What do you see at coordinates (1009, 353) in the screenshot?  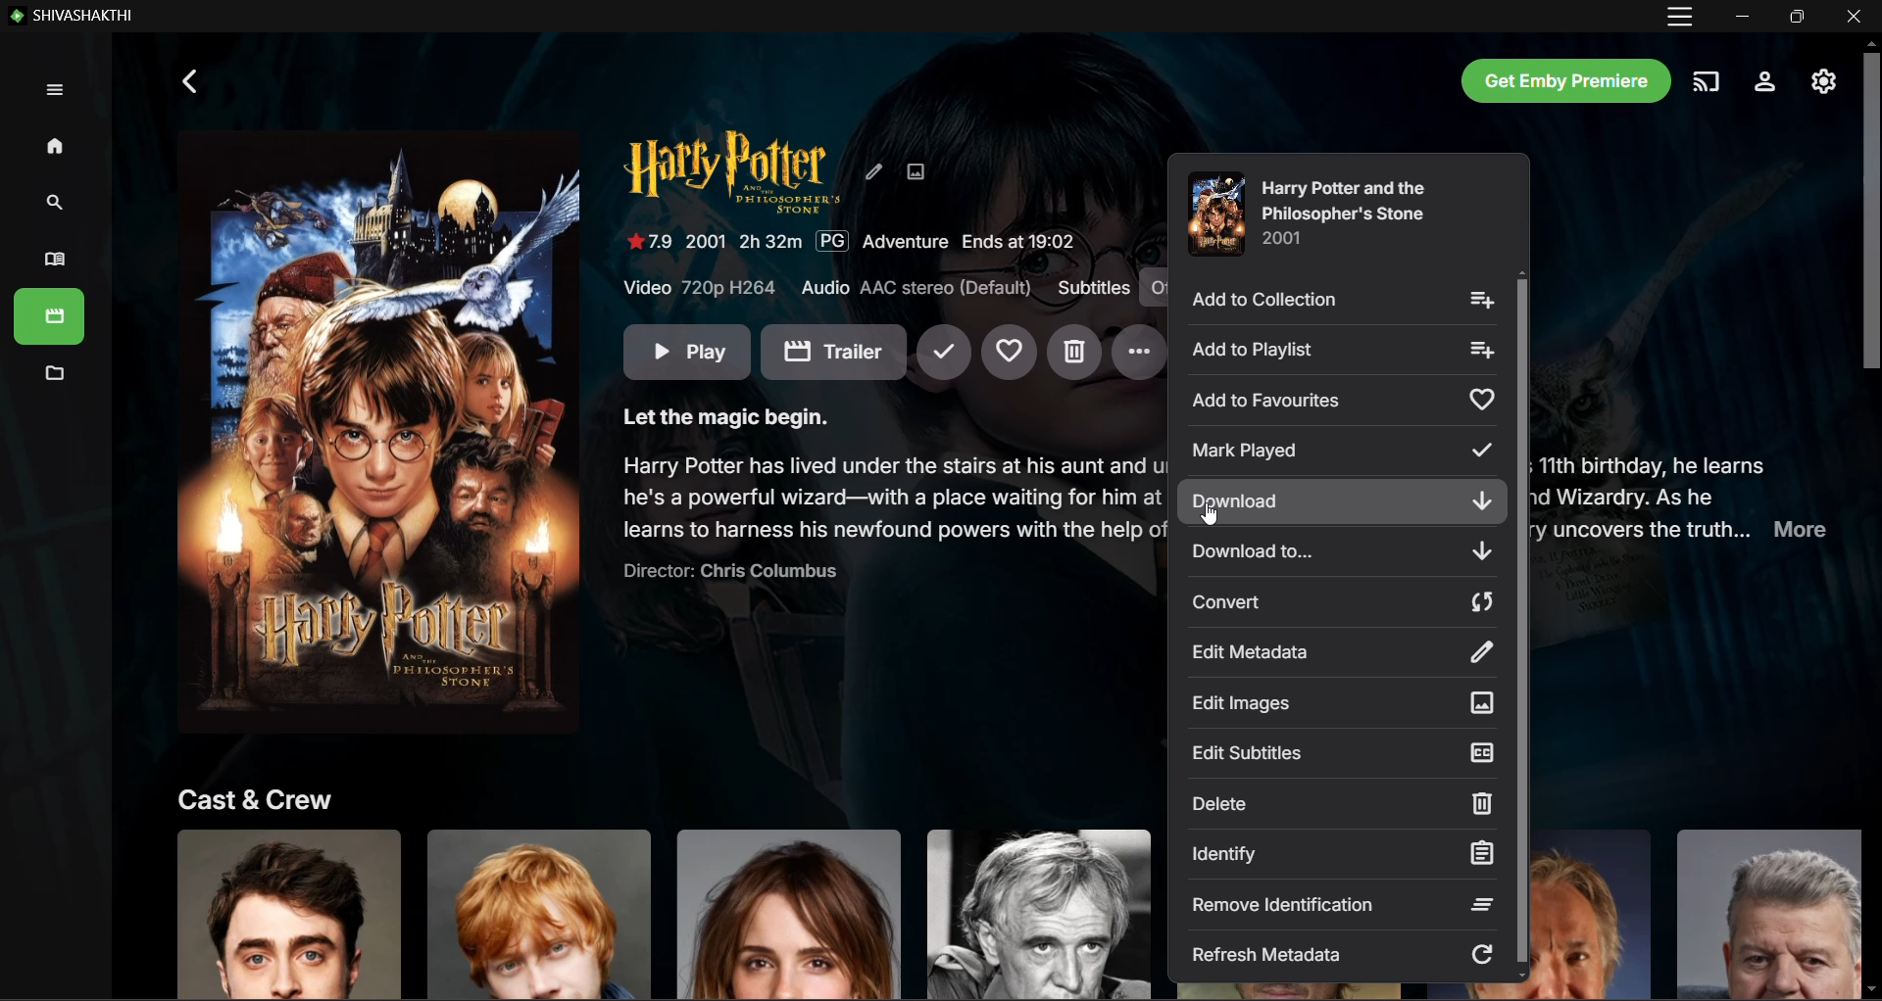 I see `Add to Favorites` at bounding box center [1009, 353].